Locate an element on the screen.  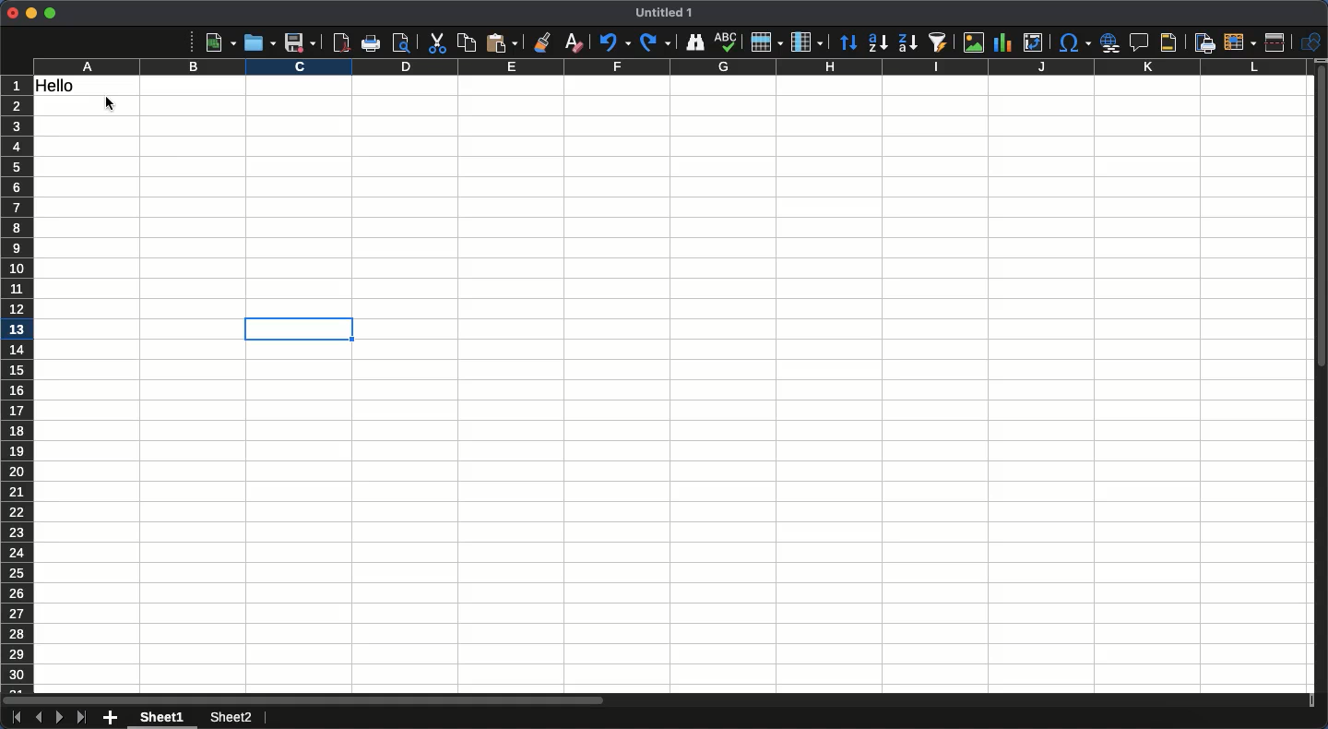
Hyperlink is located at coordinates (1111, 42).